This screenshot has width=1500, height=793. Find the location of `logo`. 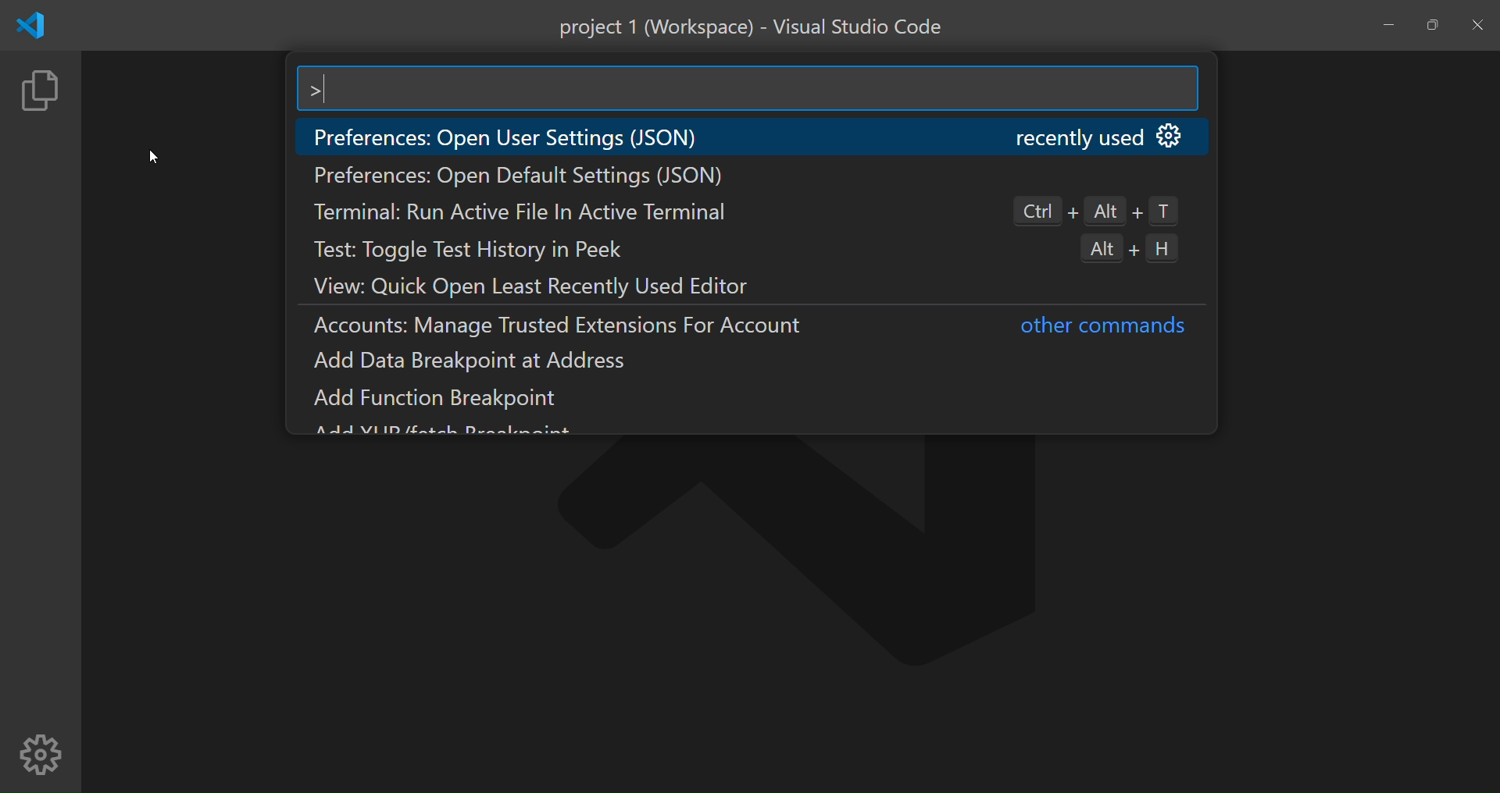

logo is located at coordinates (29, 27).